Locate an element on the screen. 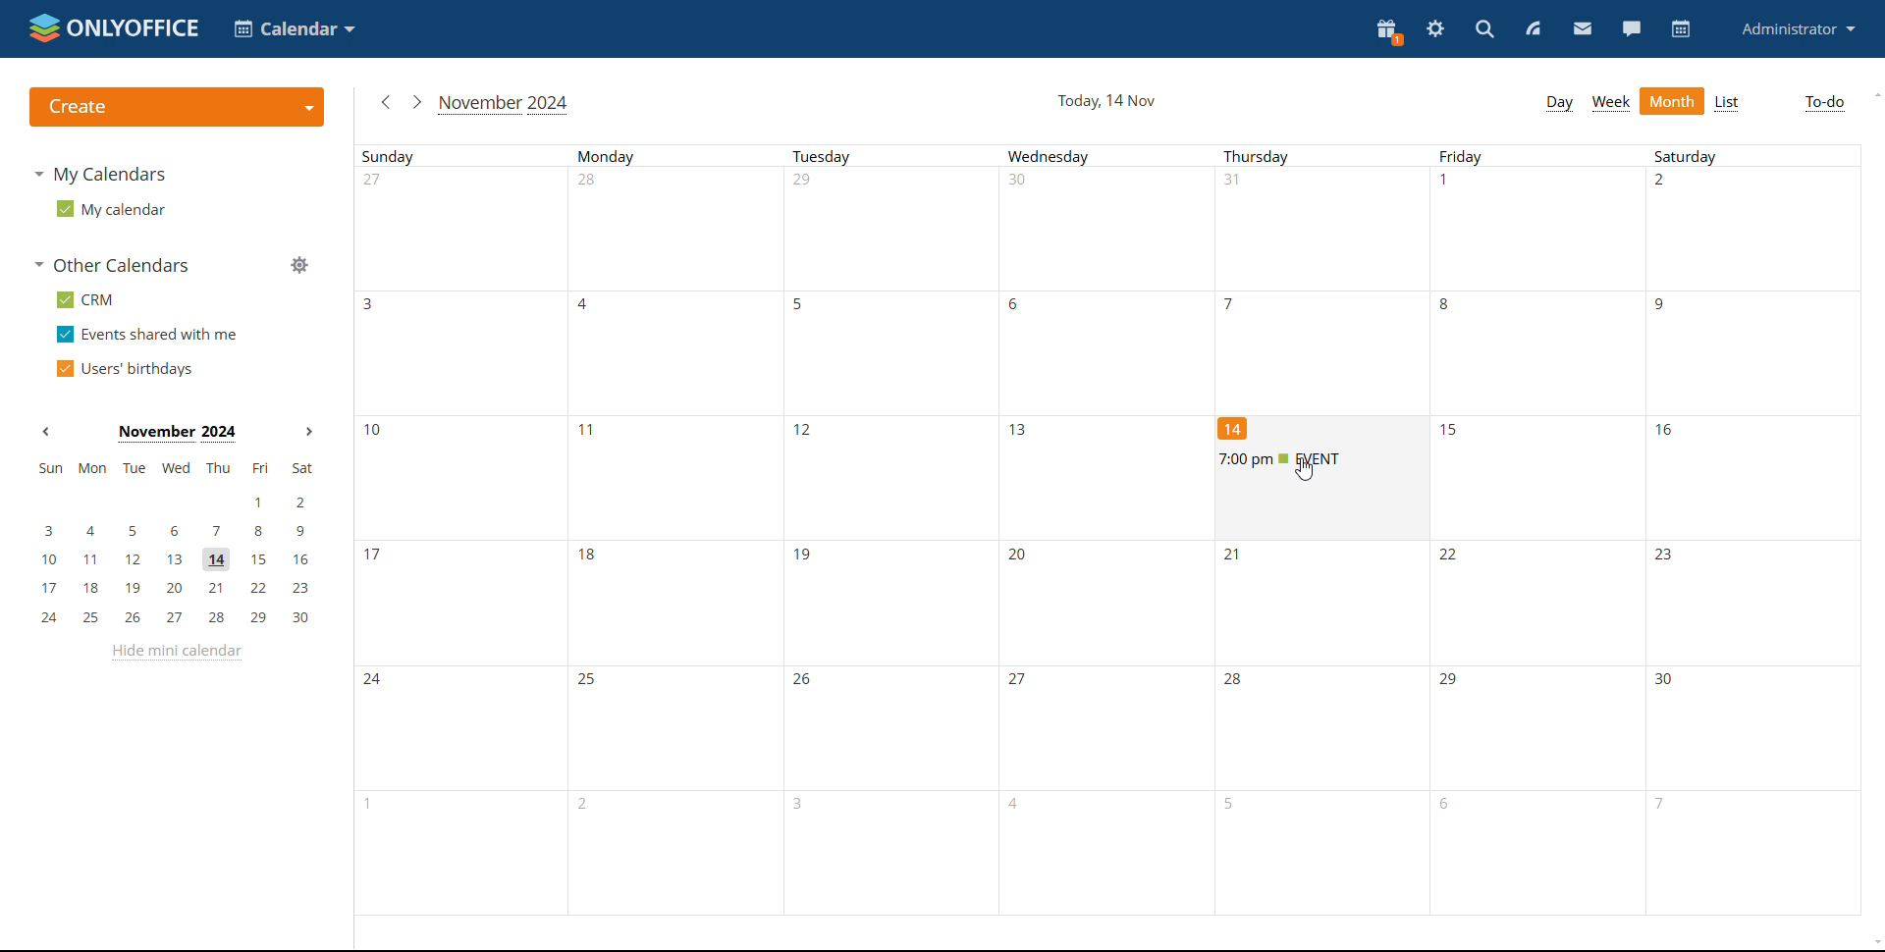 The width and height of the screenshot is (1885, 952). create is located at coordinates (176, 107).